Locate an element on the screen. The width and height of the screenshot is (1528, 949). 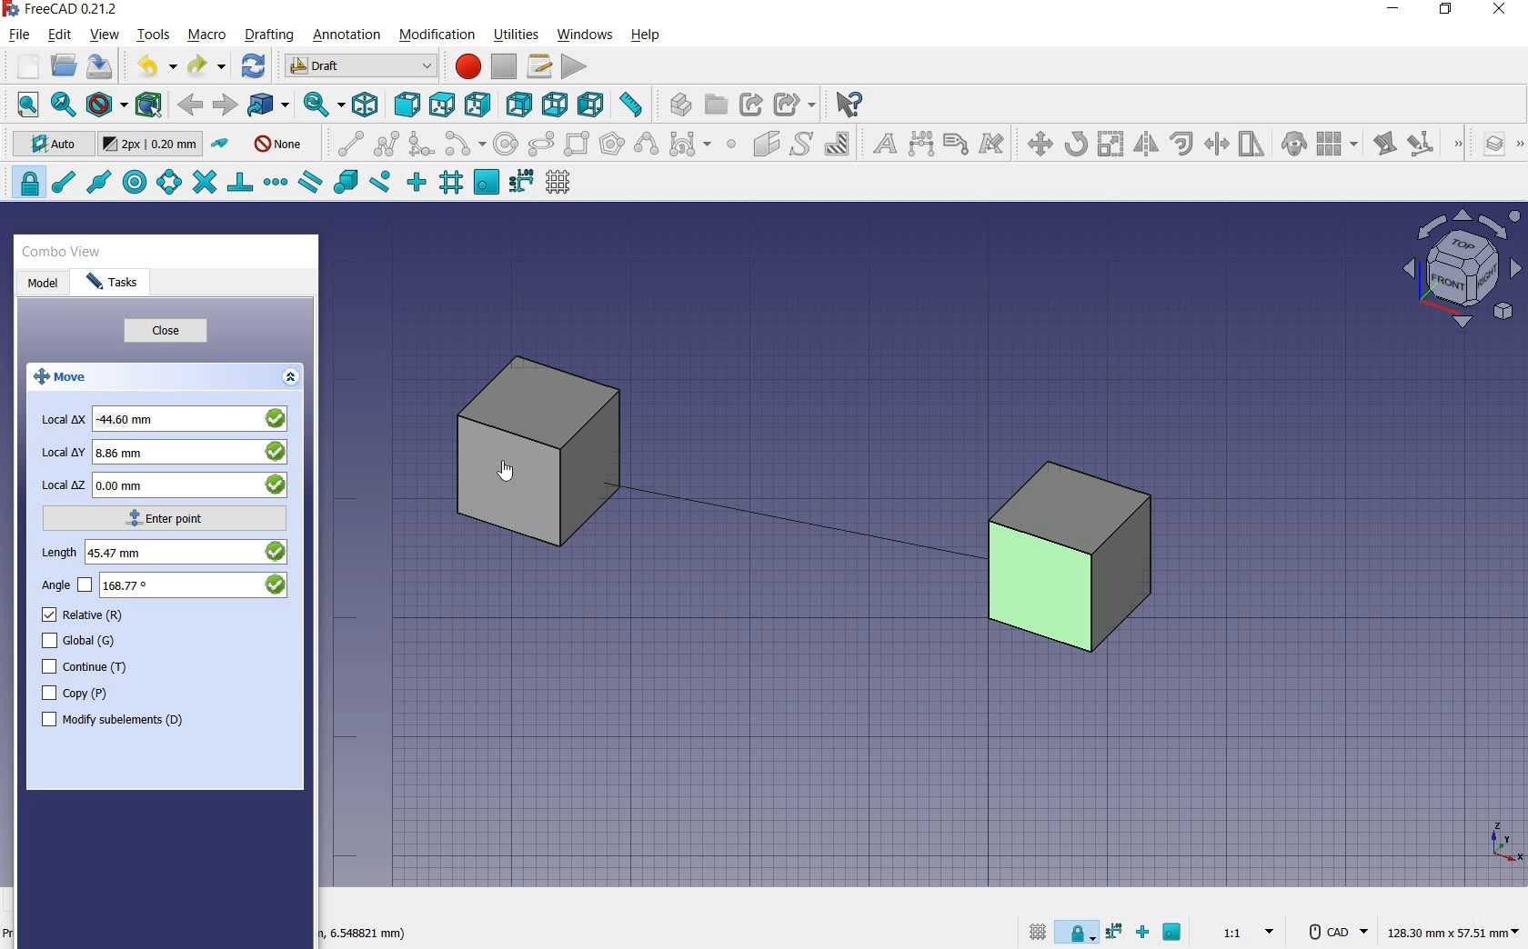
make link is located at coordinates (751, 104).